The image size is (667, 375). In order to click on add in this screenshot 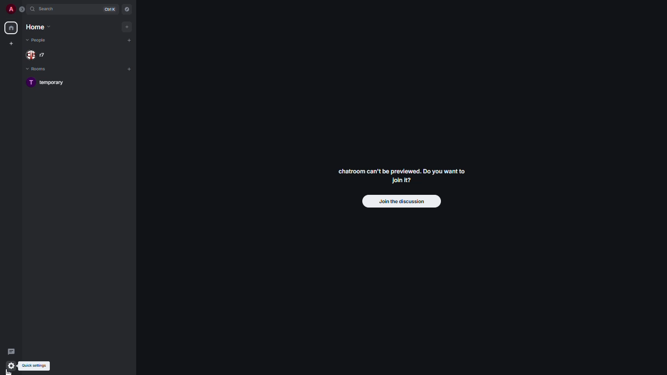, I will do `click(129, 41)`.